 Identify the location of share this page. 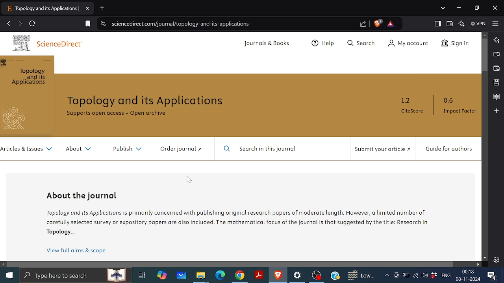
(364, 24).